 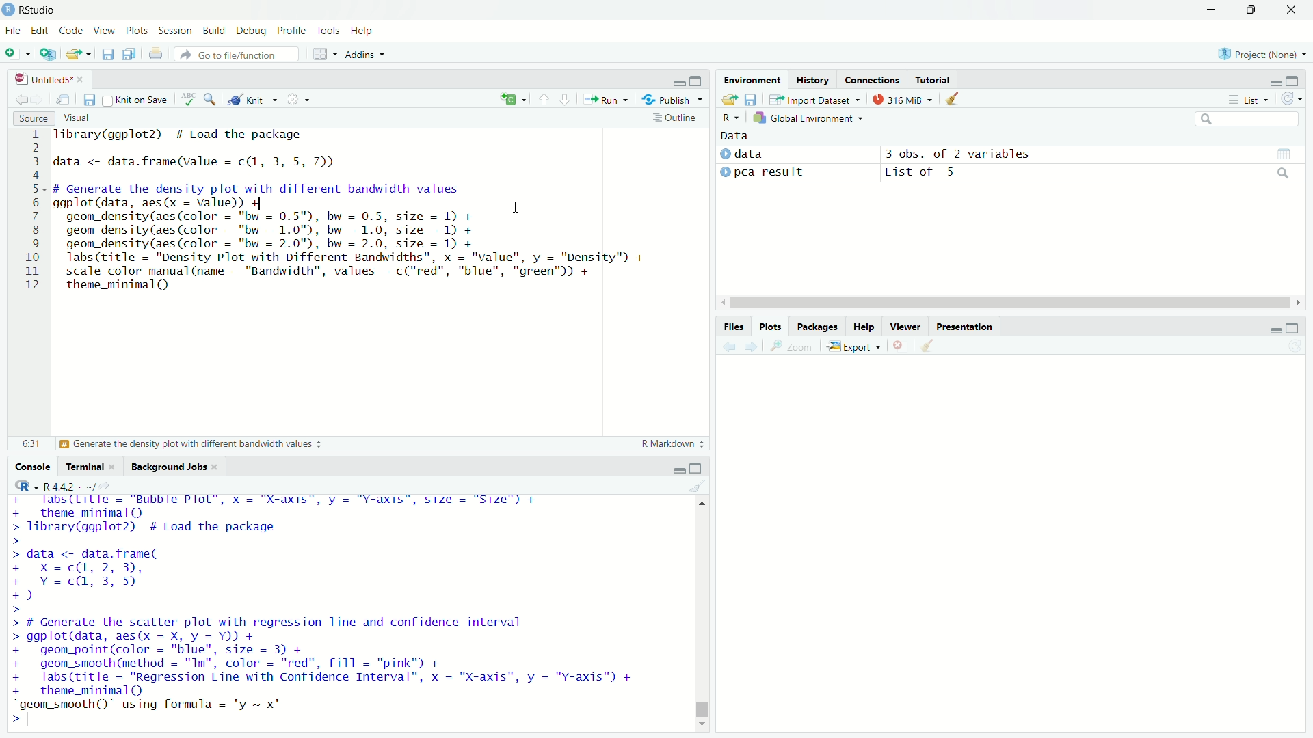 What do you see at coordinates (1284, 173) in the screenshot?
I see `search` at bounding box center [1284, 173].